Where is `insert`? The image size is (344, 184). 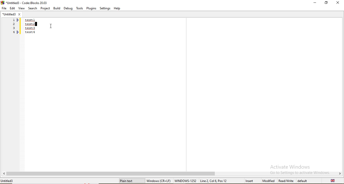 insert is located at coordinates (250, 180).